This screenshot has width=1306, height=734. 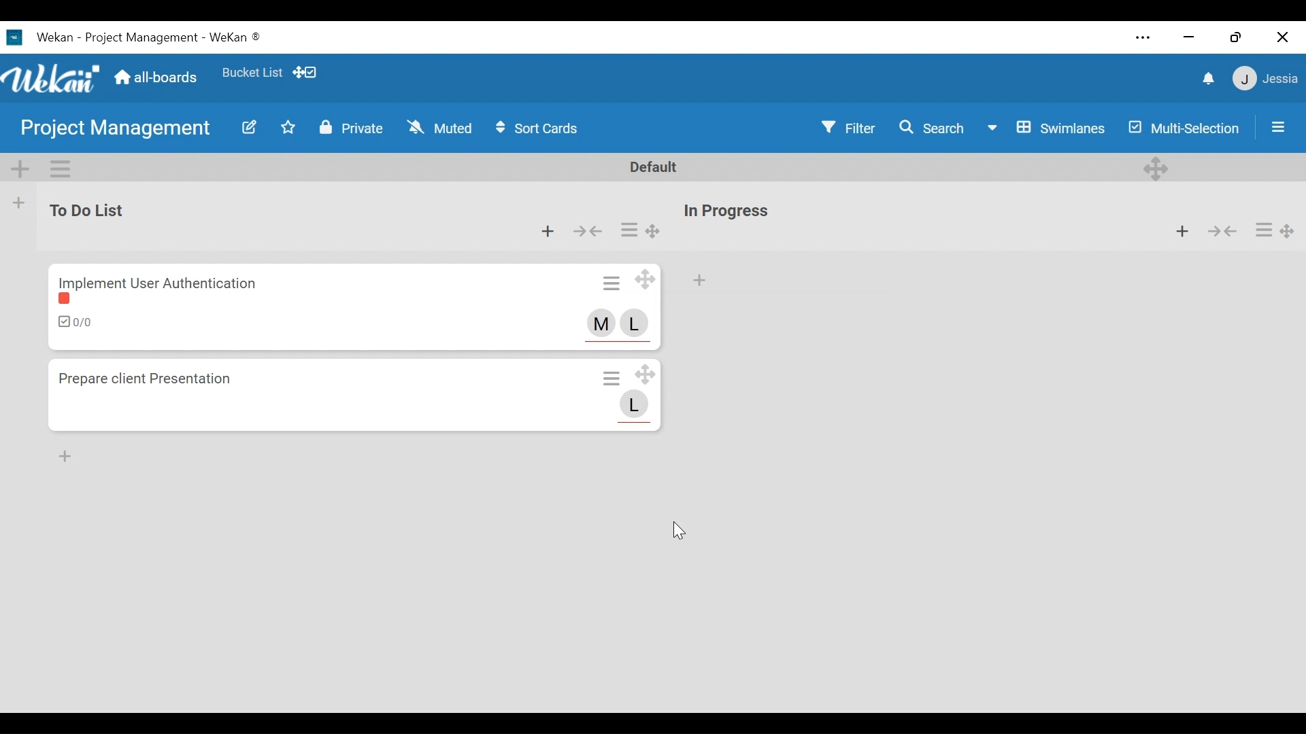 What do you see at coordinates (635, 404) in the screenshot?
I see `Member` at bounding box center [635, 404].